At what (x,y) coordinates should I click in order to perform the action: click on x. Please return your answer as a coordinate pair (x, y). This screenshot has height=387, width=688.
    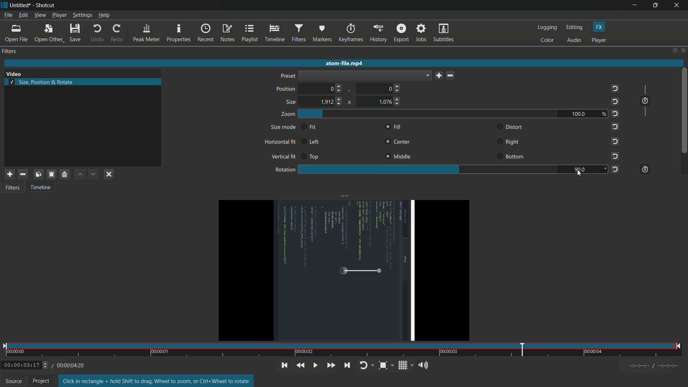
    Looking at the image, I should click on (350, 102).